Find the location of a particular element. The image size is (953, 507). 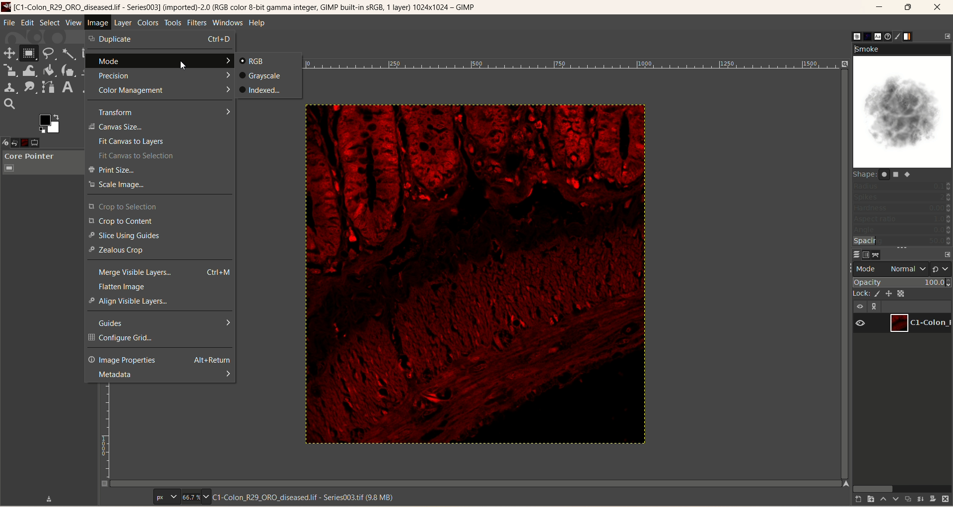

move tool is located at coordinates (10, 54).